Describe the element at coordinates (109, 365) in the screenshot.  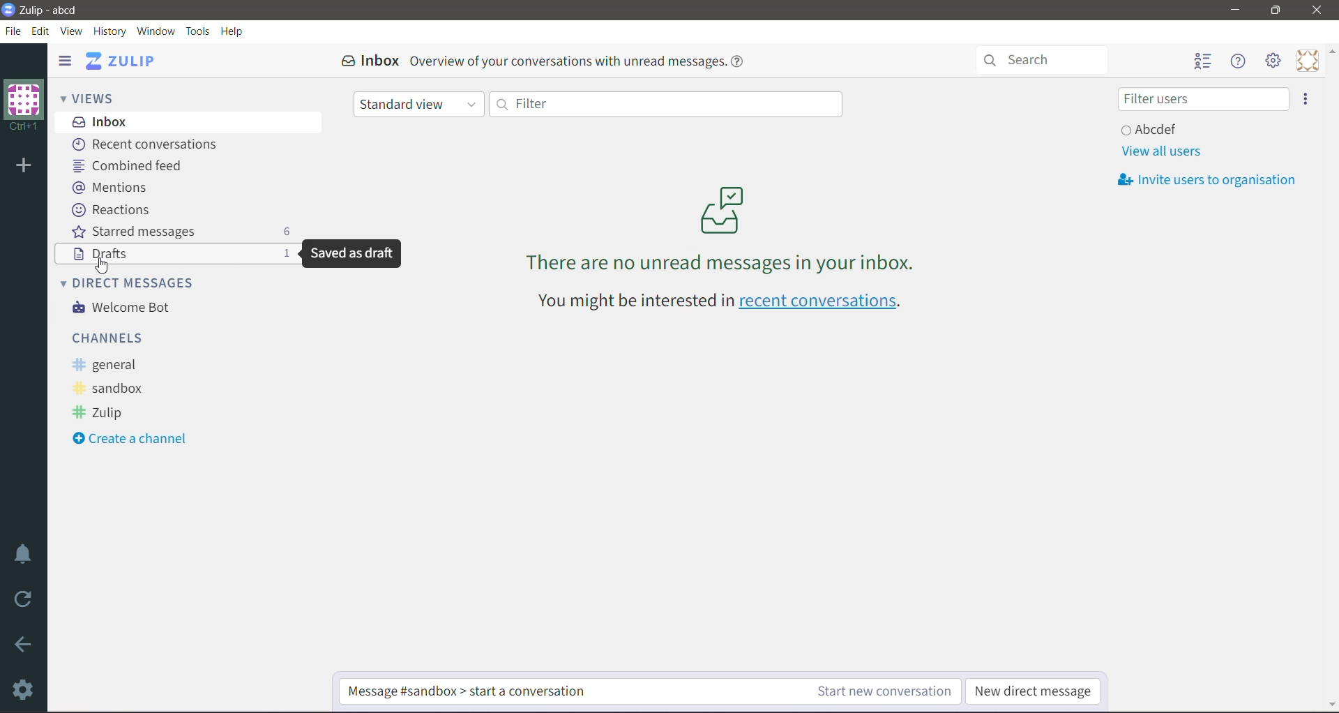
I see `general` at that location.